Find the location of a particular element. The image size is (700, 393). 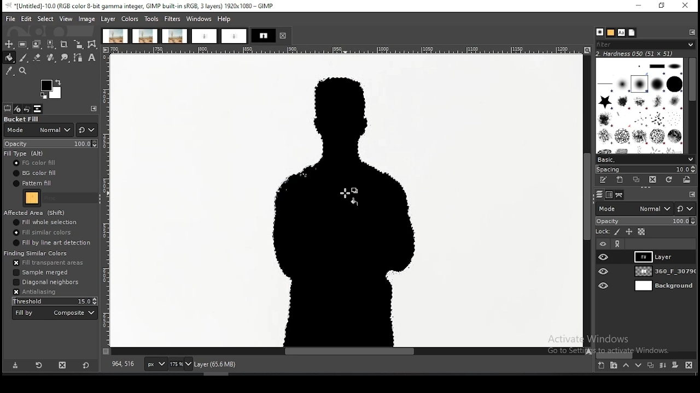

colors is located at coordinates (52, 90).